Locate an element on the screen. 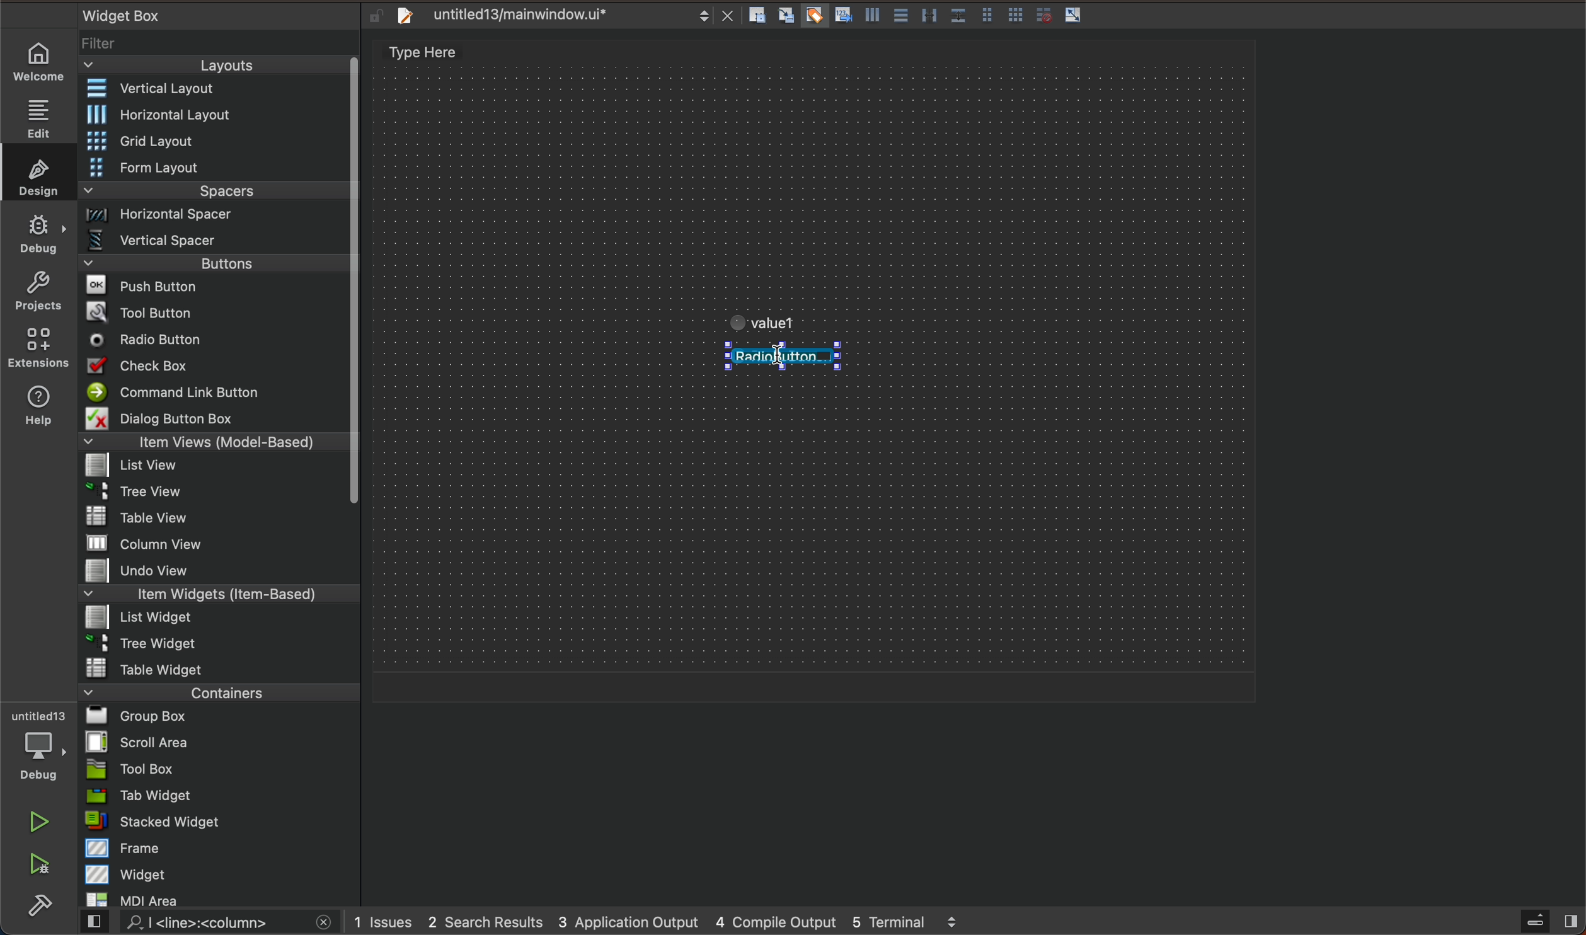  containers is located at coordinates (215, 692).